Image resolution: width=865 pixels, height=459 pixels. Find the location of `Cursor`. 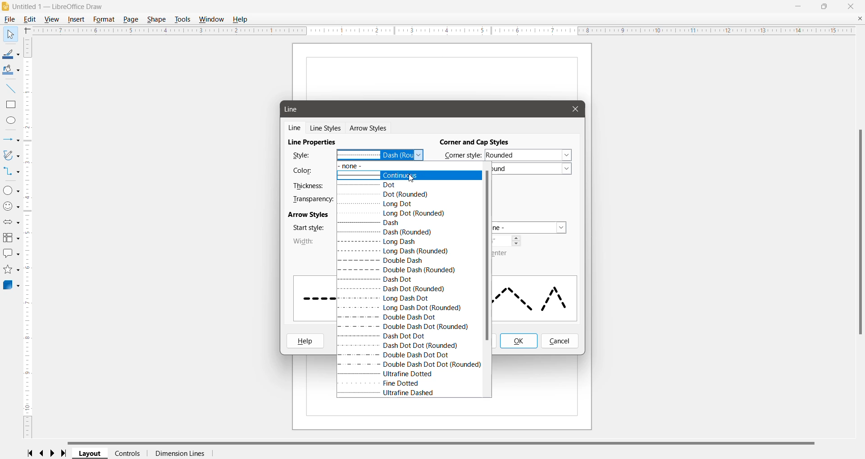

Cursor is located at coordinates (574, 109).